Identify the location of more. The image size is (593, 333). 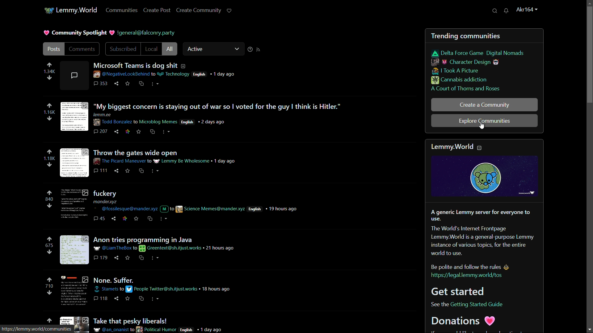
(165, 132).